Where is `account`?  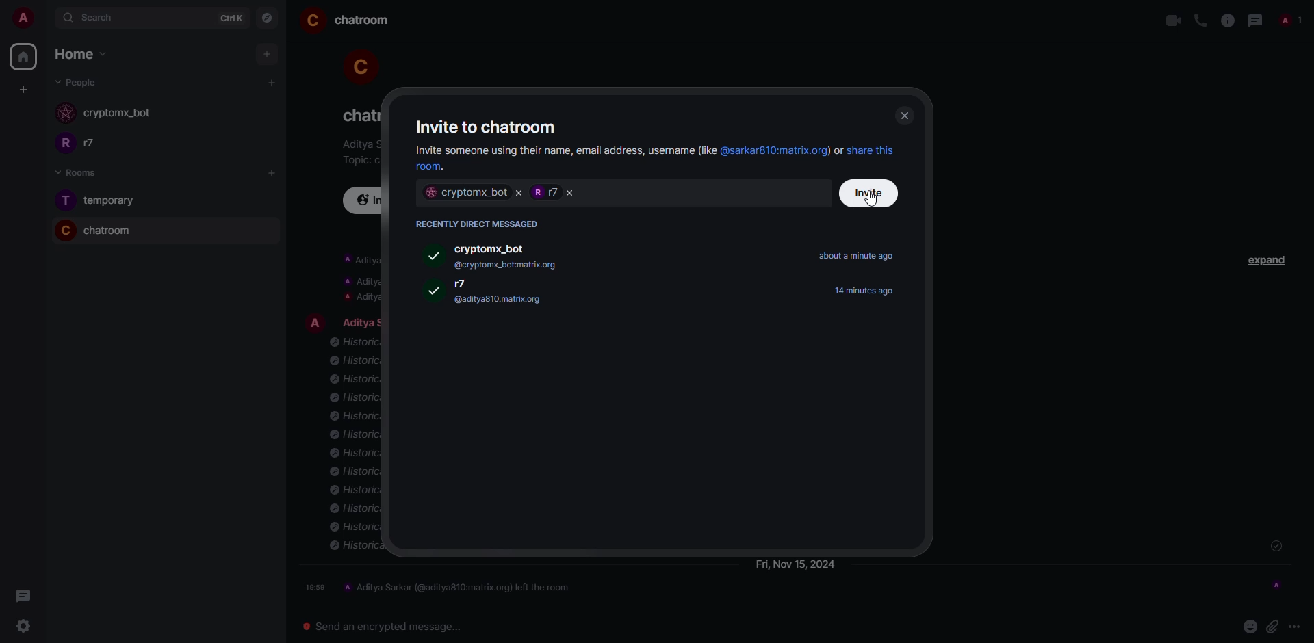 account is located at coordinates (29, 19).